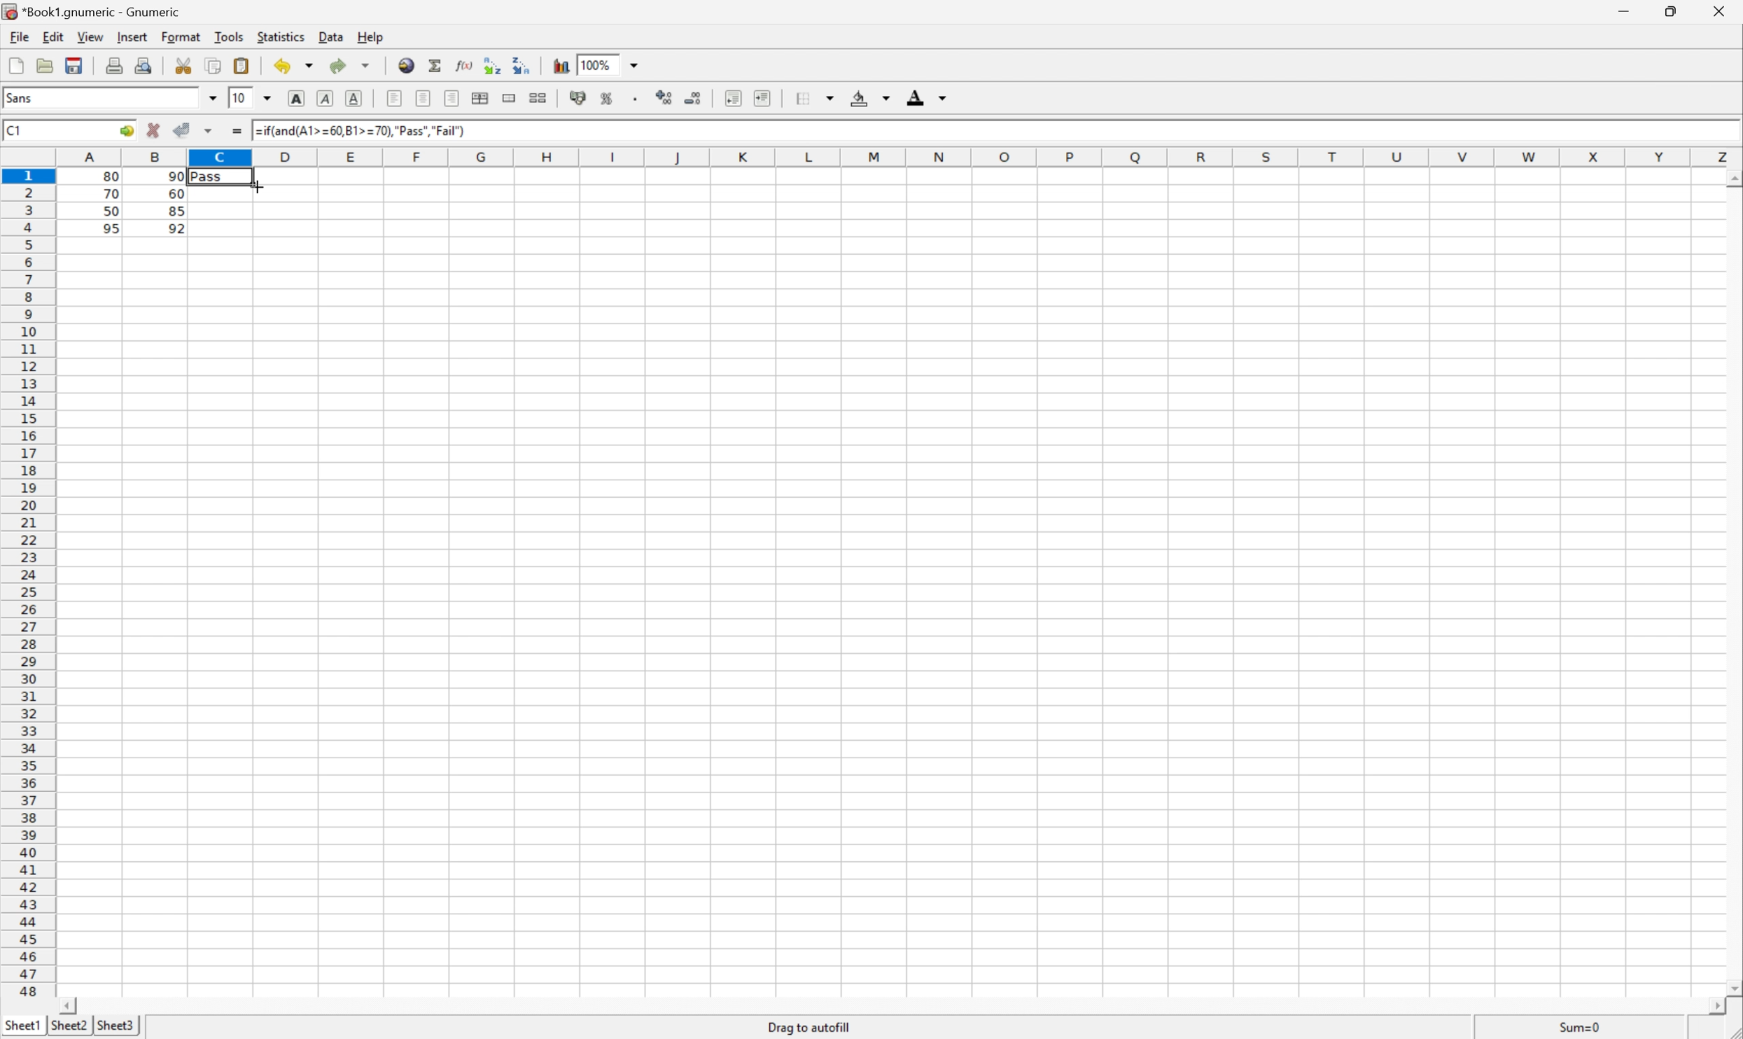 The width and height of the screenshot is (1743, 1039). Describe the element at coordinates (73, 1001) in the screenshot. I see `Scroll Left` at that location.